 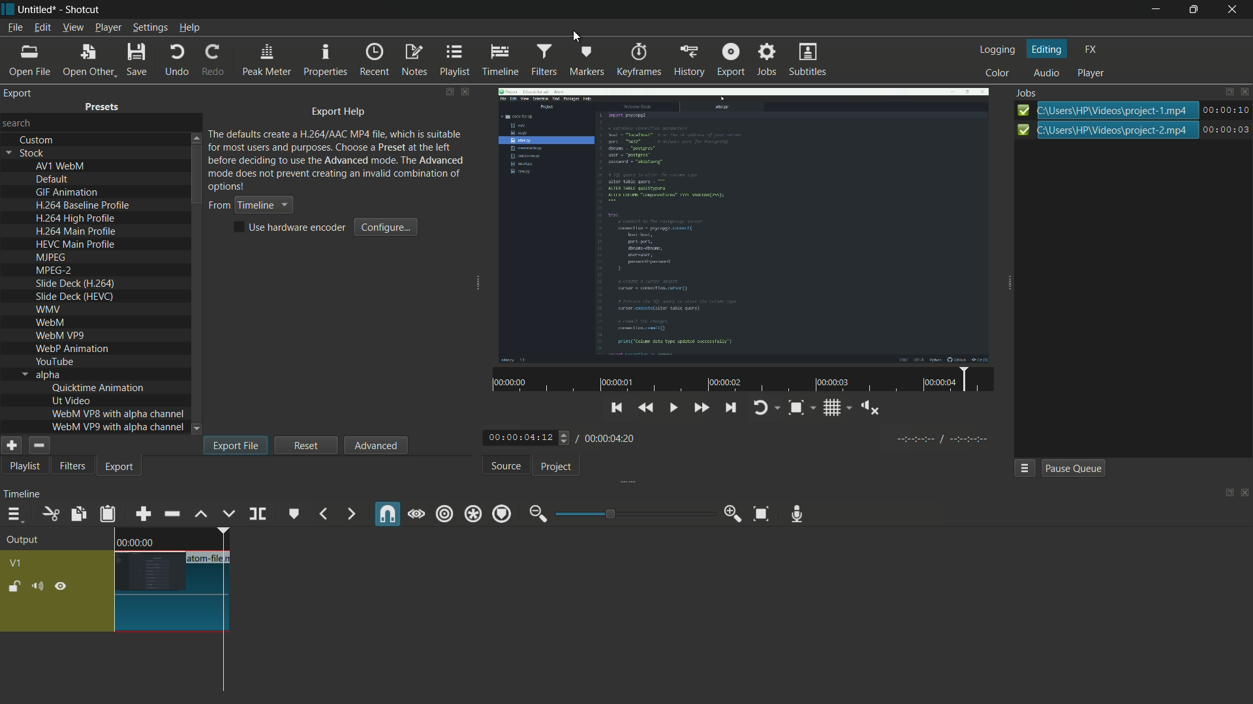 I want to click on webm vp8 with alpha channel, so click(x=118, y=413).